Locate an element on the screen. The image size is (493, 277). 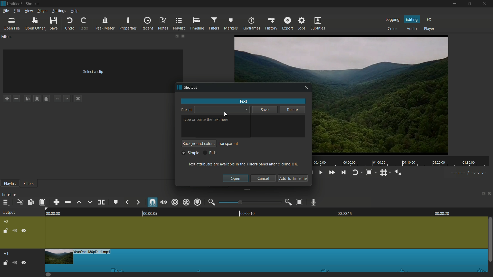
view menu is located at coordinates (29, 11).